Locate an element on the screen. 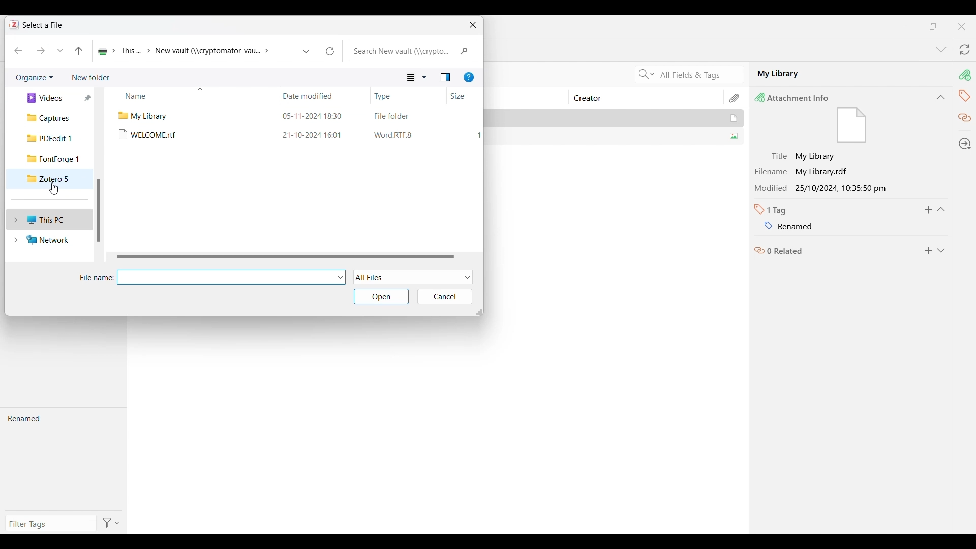 This screenshot has width=976, height=549. Show the preview pane is located at coordinates (445, 77).